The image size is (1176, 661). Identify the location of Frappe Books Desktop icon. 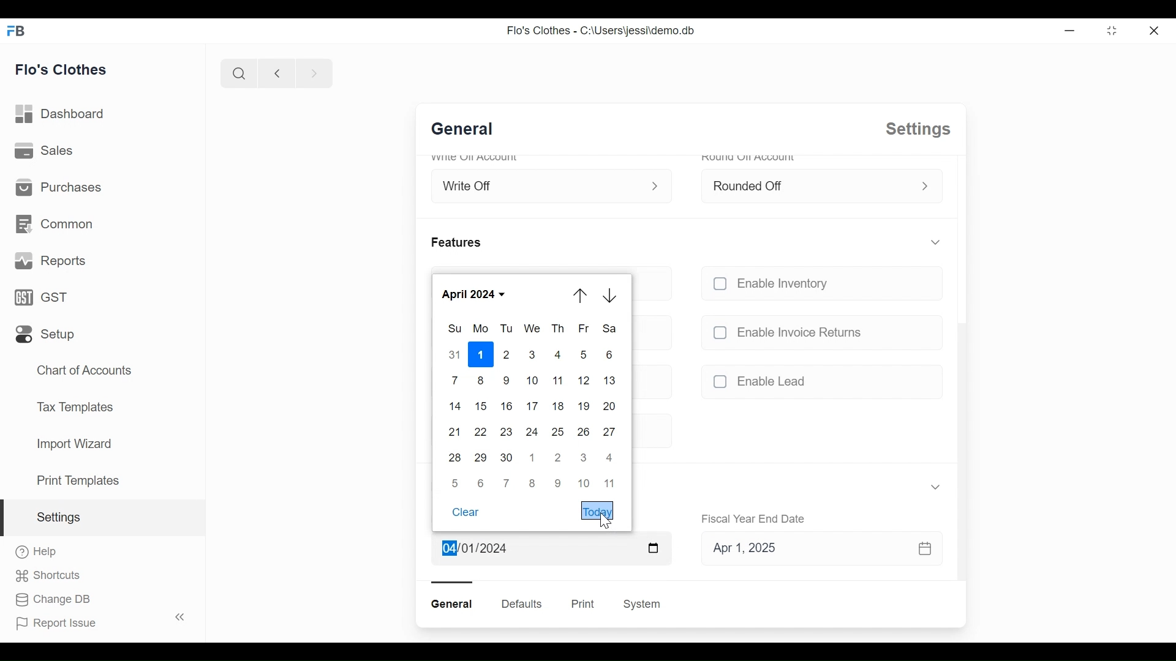
(20, 30).